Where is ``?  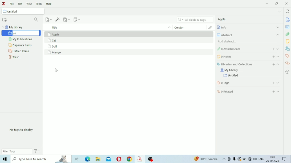  is located at coordinates (204, 158).